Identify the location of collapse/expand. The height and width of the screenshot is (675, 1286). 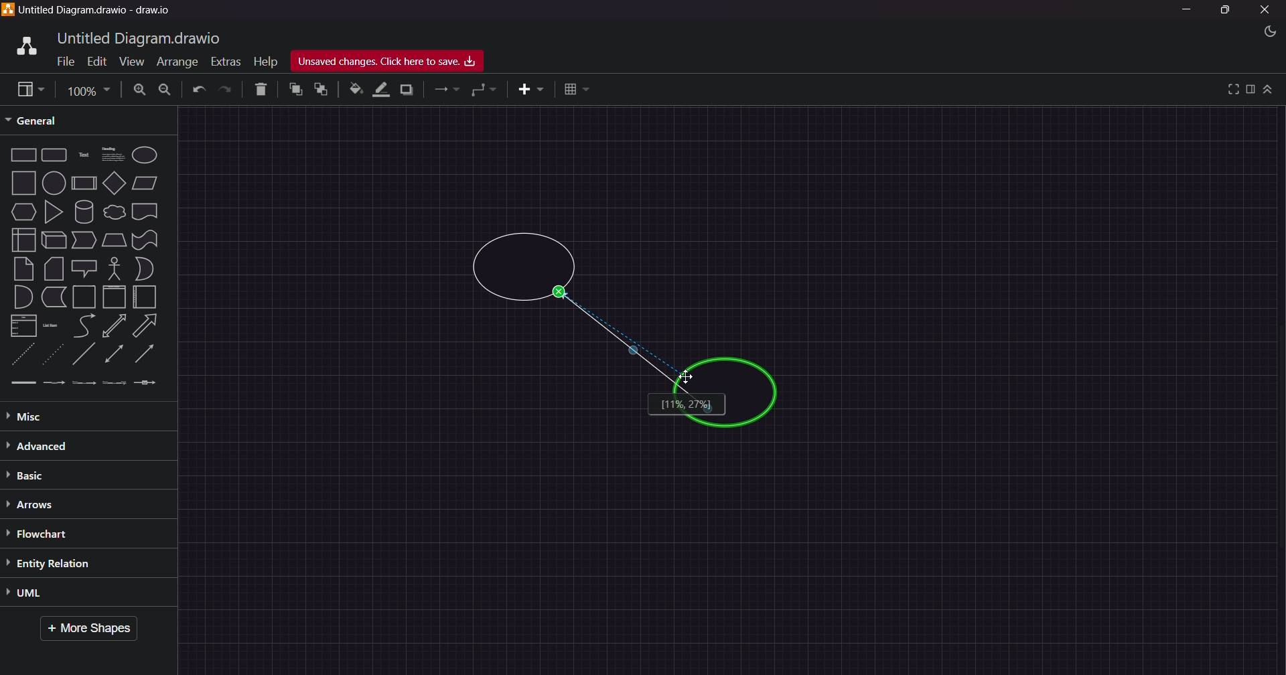
(1269, 90).